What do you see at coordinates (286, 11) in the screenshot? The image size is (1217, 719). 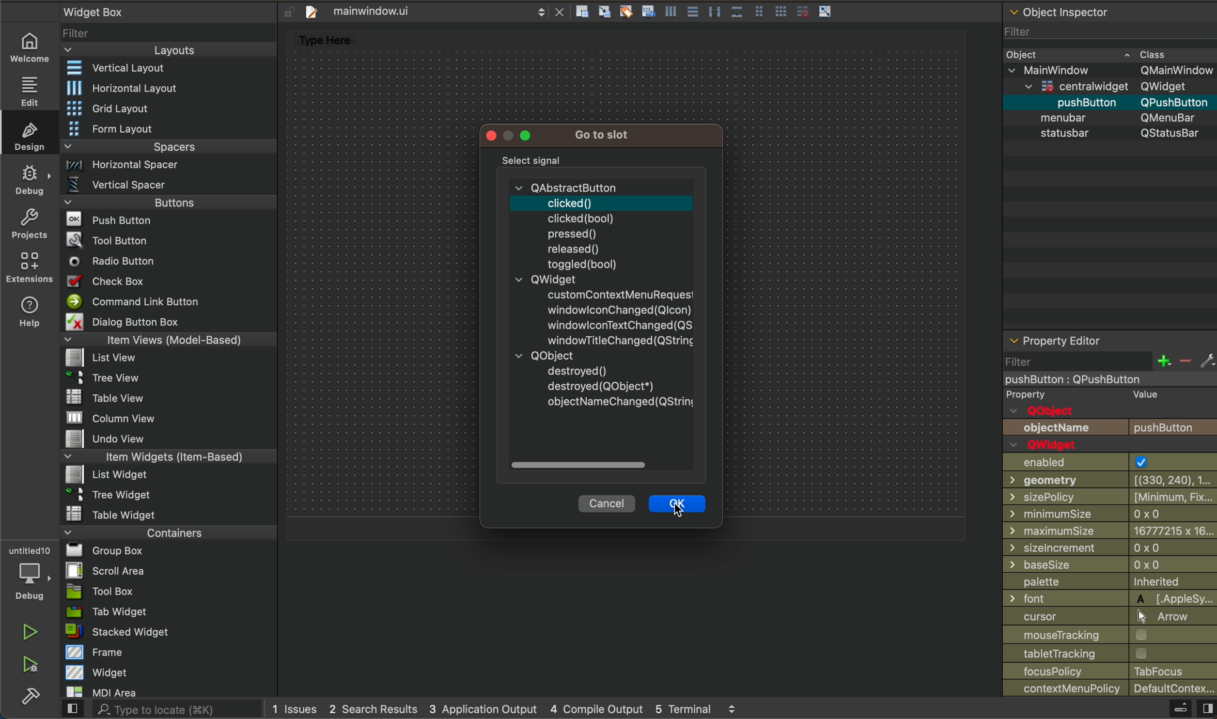 I see `lock` at bounding box center [286, 11].